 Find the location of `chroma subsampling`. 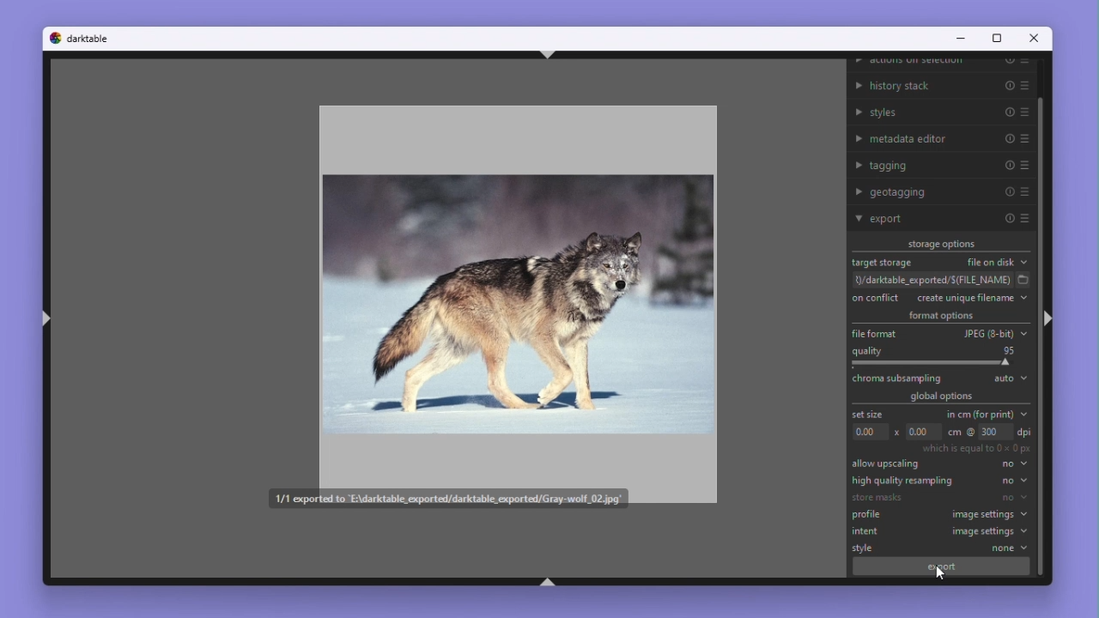

chroma subsampling is located at coordinates (899, 379).